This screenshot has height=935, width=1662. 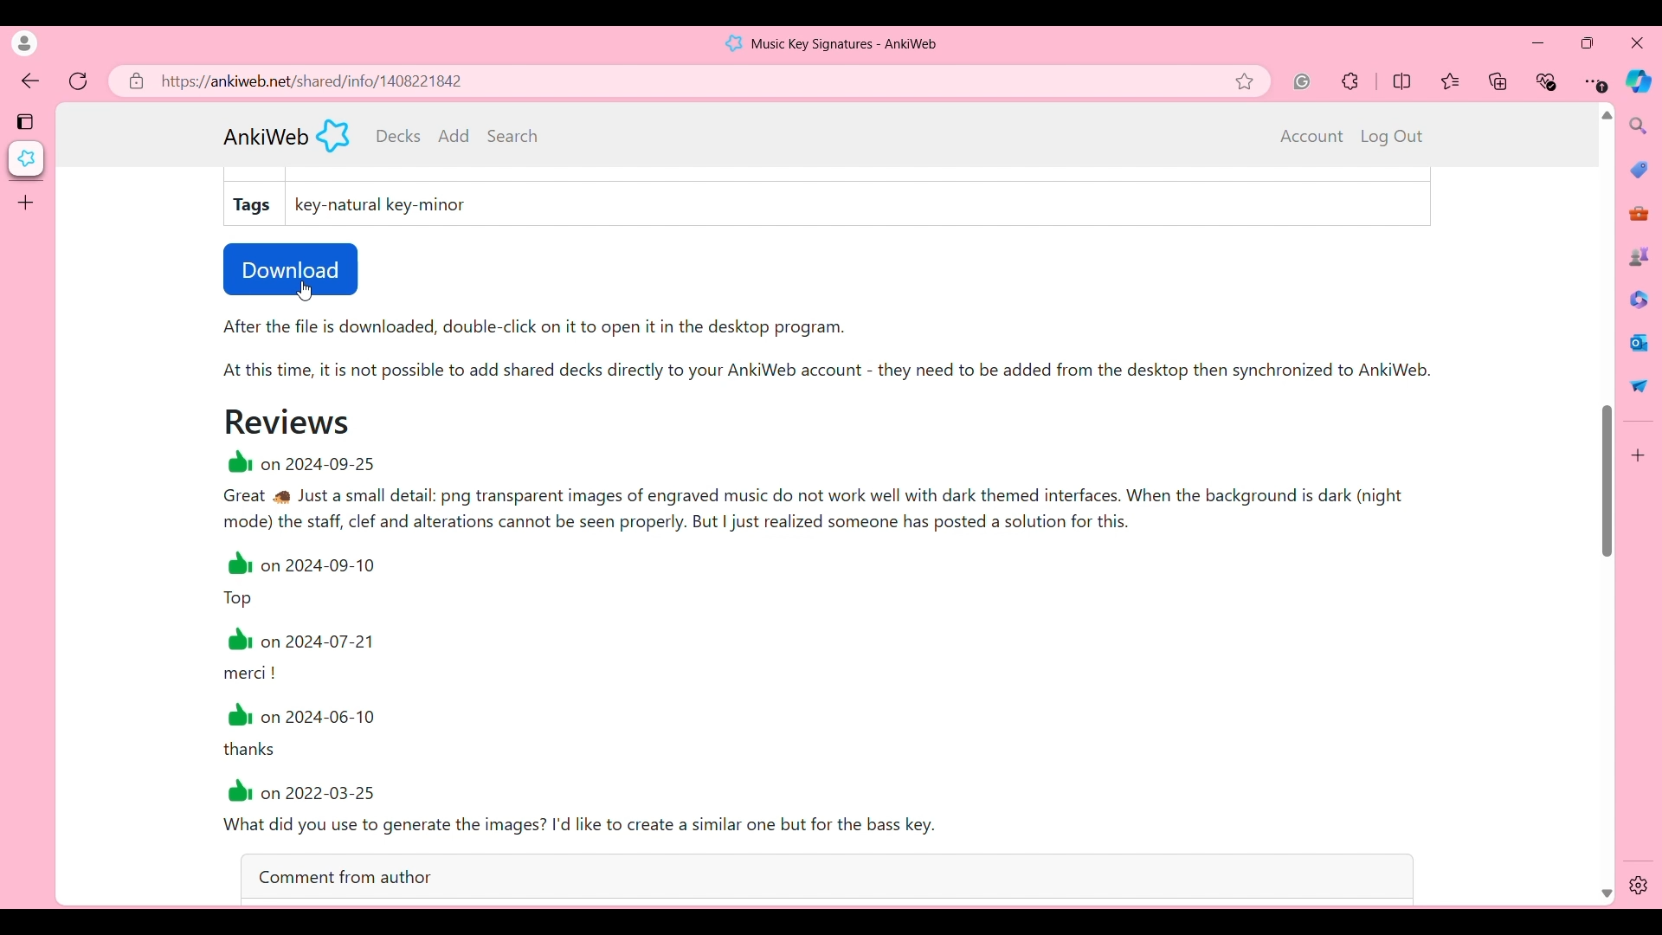 What do you see at coordinates (827, 875) in the screenshot?
I see `Comment from author` at bounding box center [827, 875].